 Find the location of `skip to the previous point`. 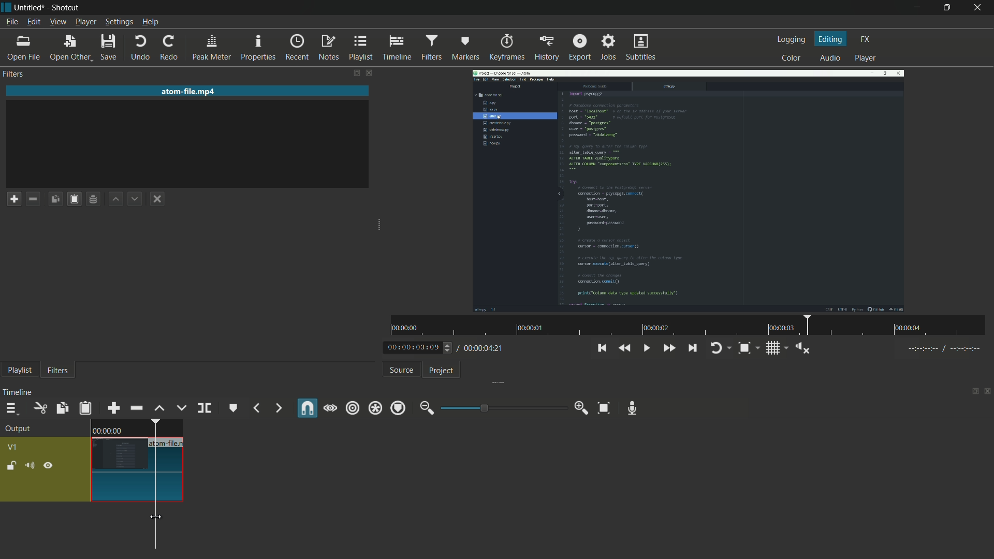

skip to the previous point is located at coordinates (605, 348).